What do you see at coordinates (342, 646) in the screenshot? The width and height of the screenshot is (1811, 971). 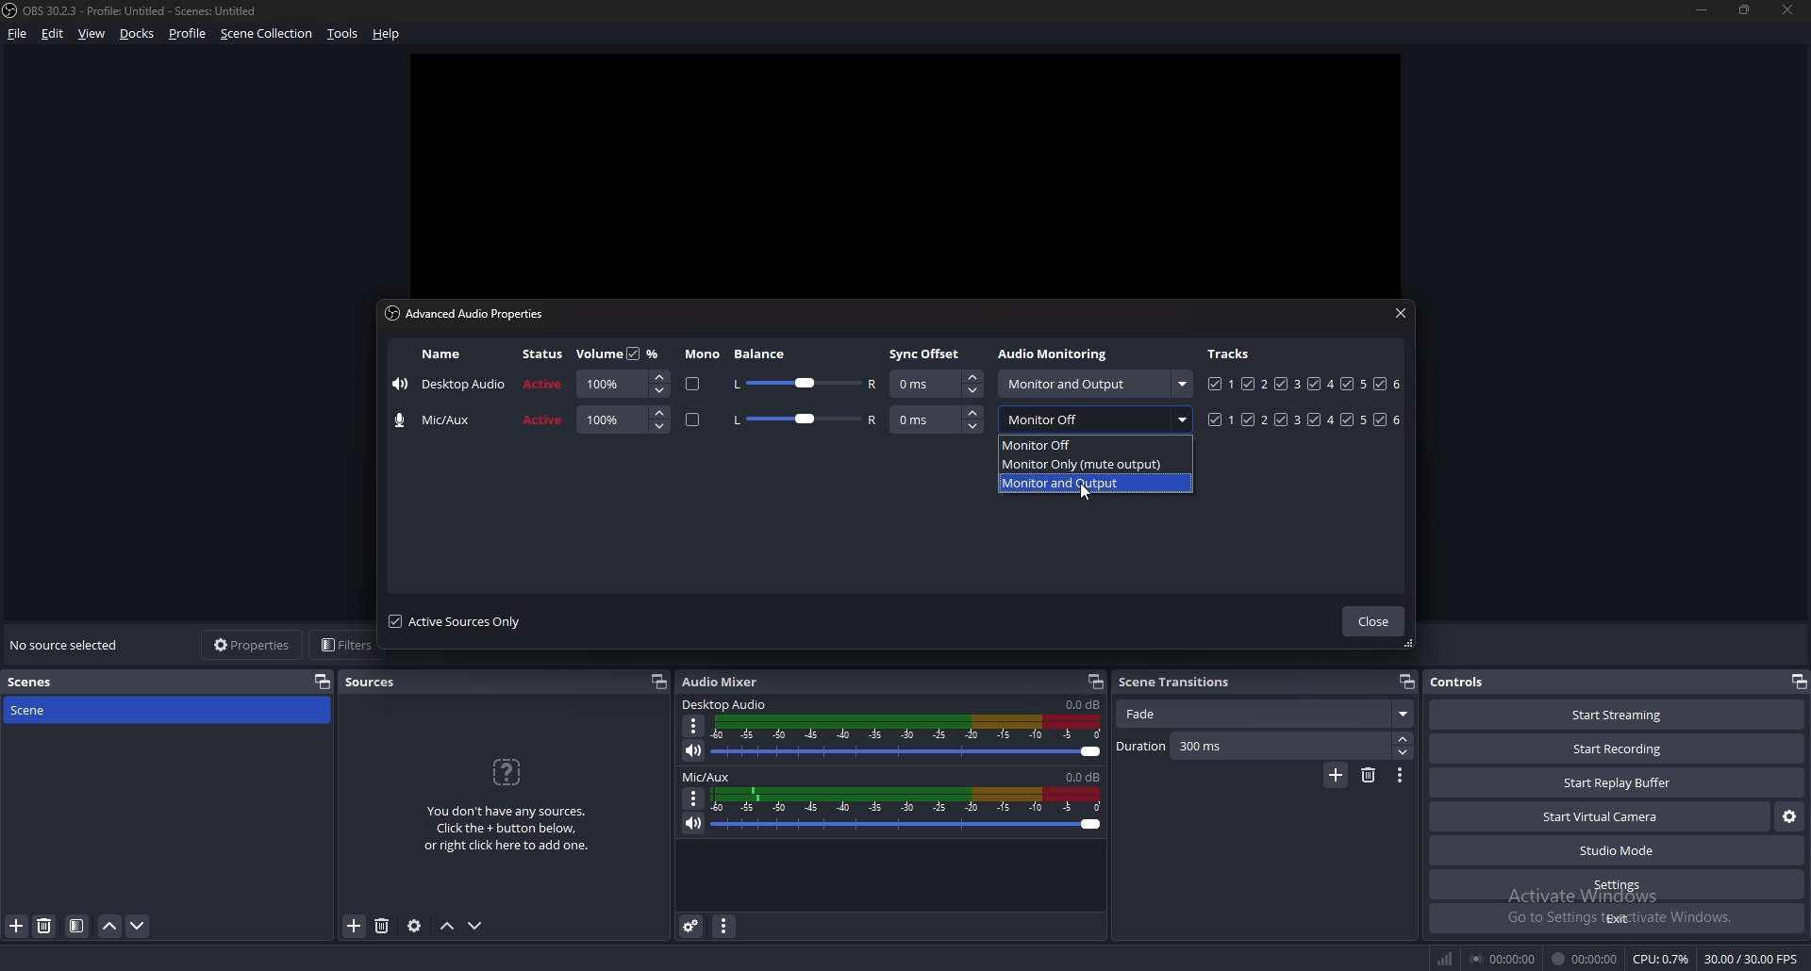 I see `filters` at bounding box center [342, 646].